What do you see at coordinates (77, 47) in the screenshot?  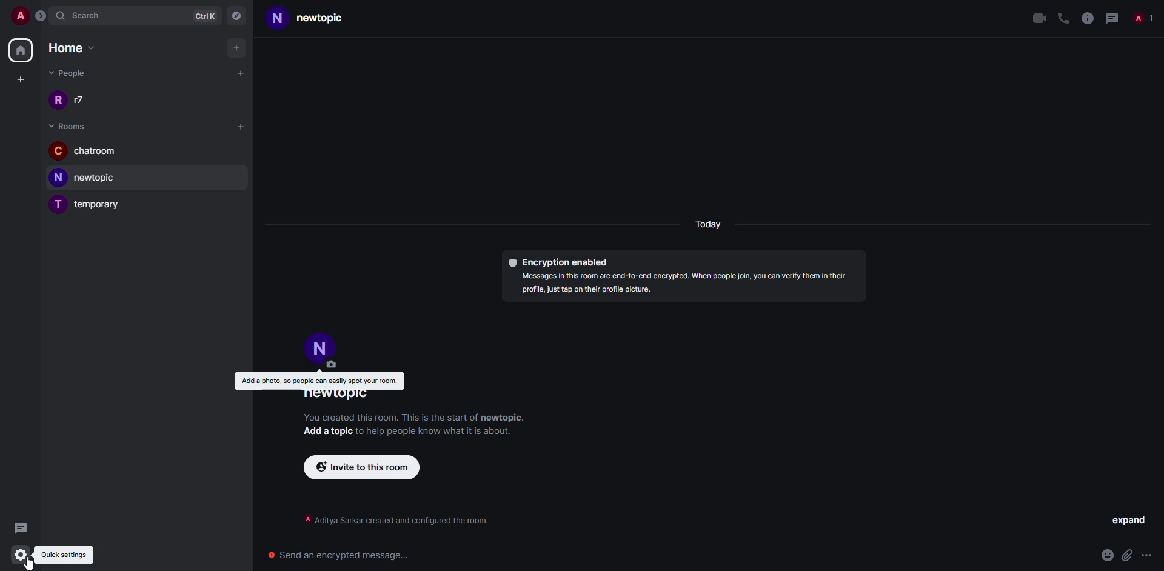 I see `home` at bounding box center [77, 47].